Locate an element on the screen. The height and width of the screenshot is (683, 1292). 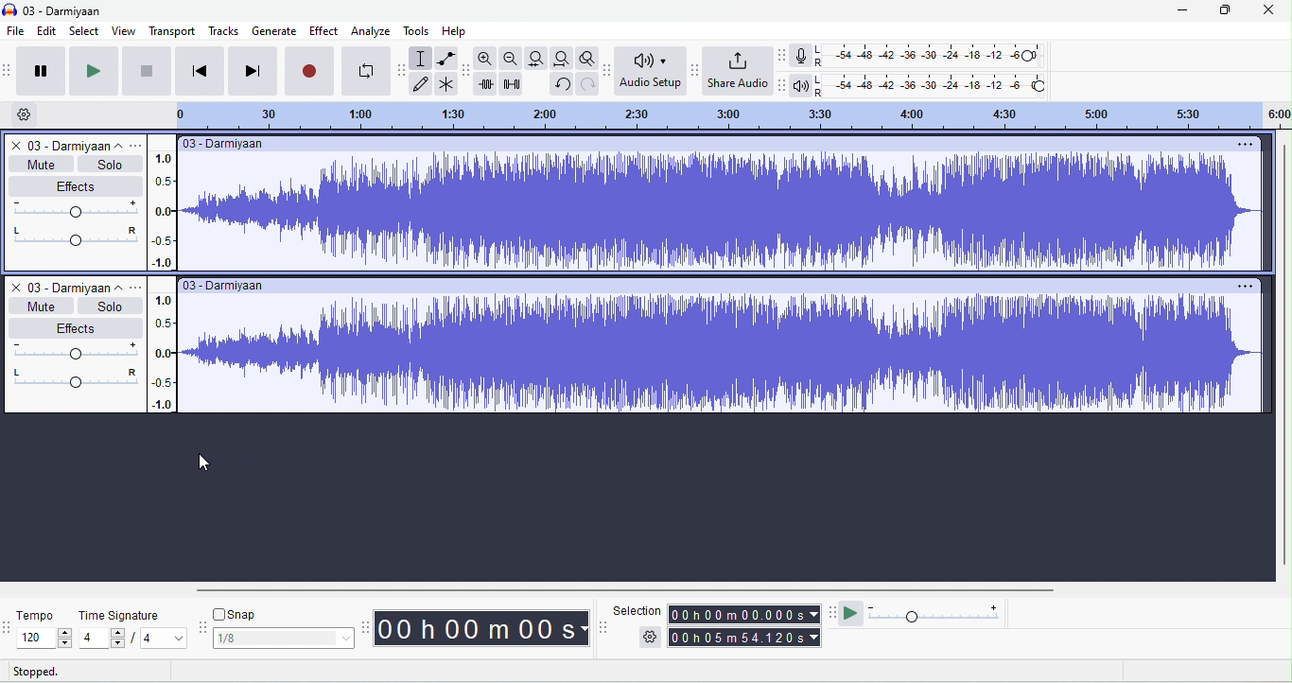
zoom out is located at coordinates (511, 58).